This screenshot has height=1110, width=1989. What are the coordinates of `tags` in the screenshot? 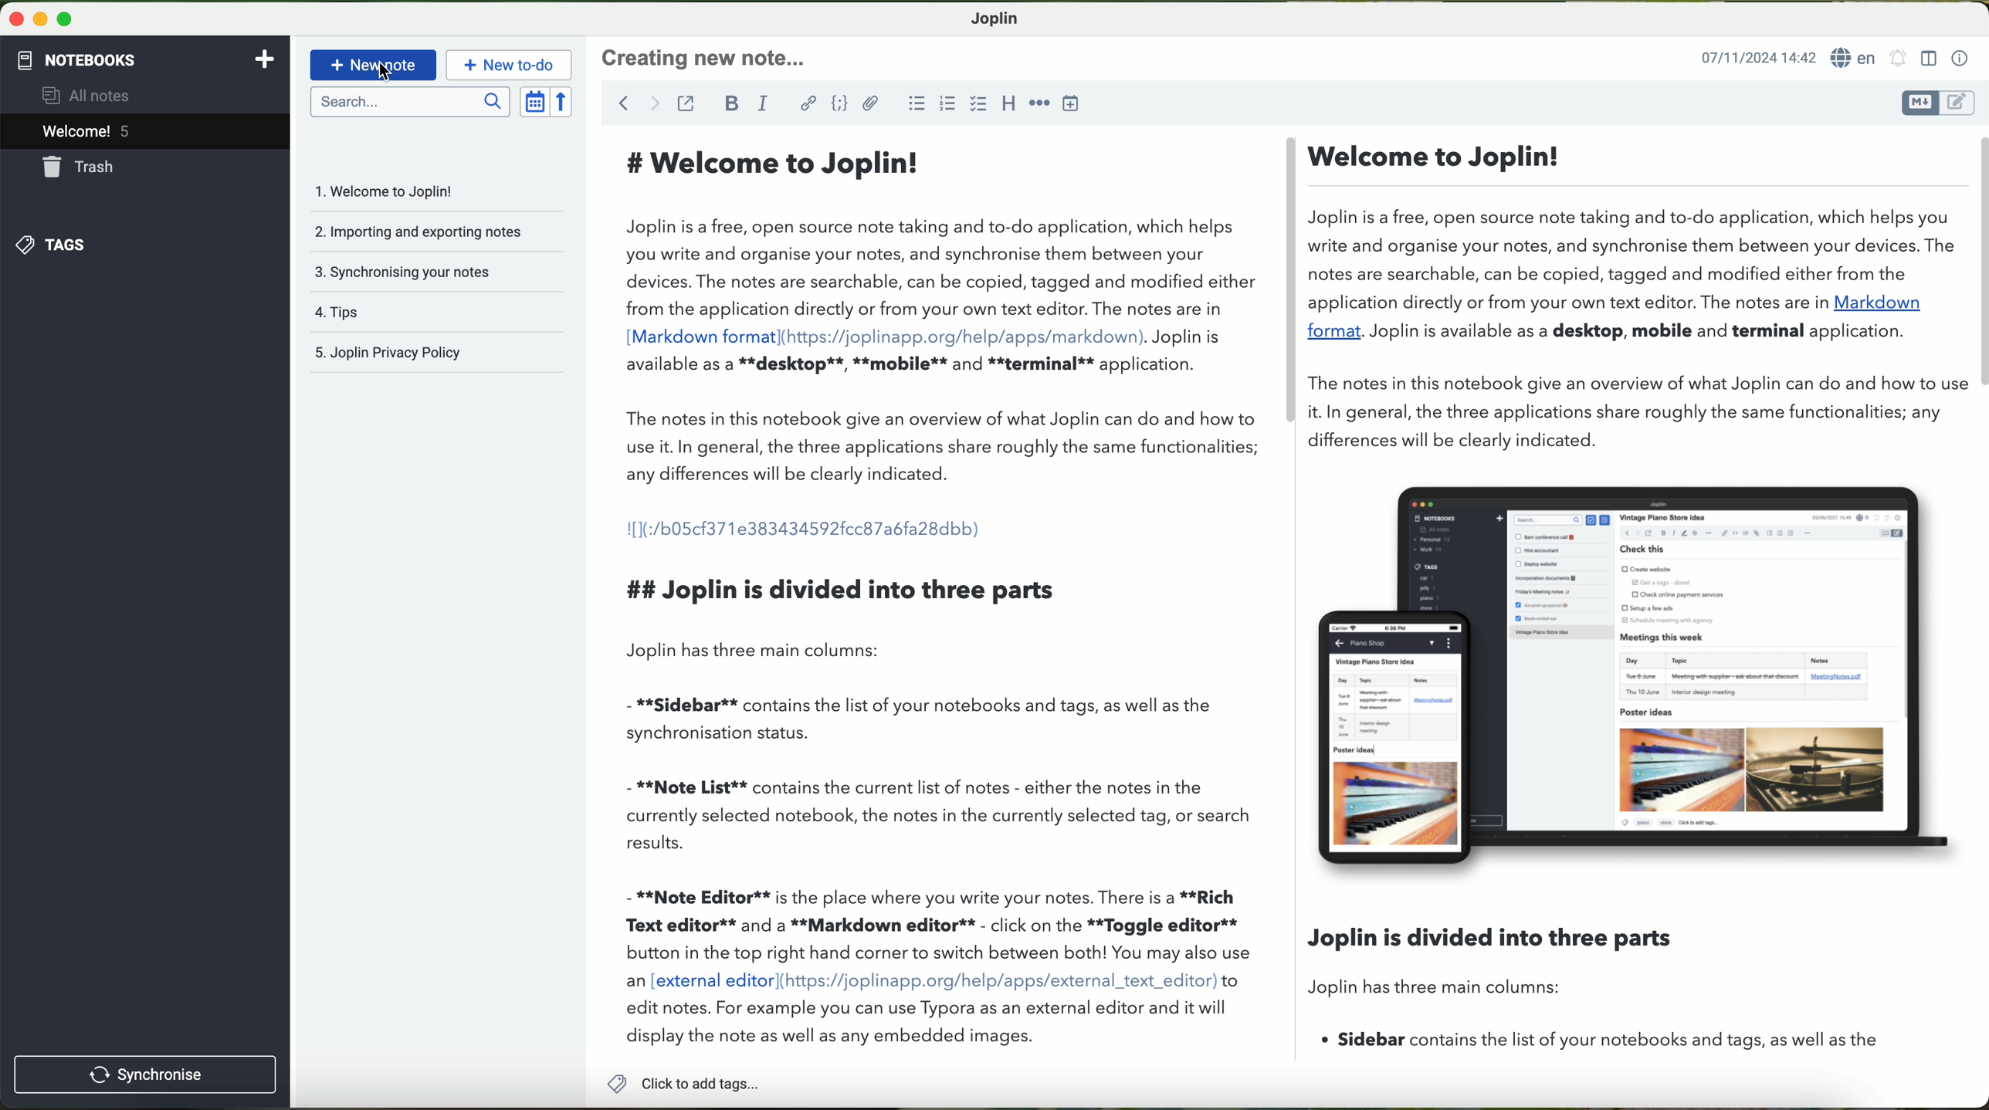 It's located at (434, 312).